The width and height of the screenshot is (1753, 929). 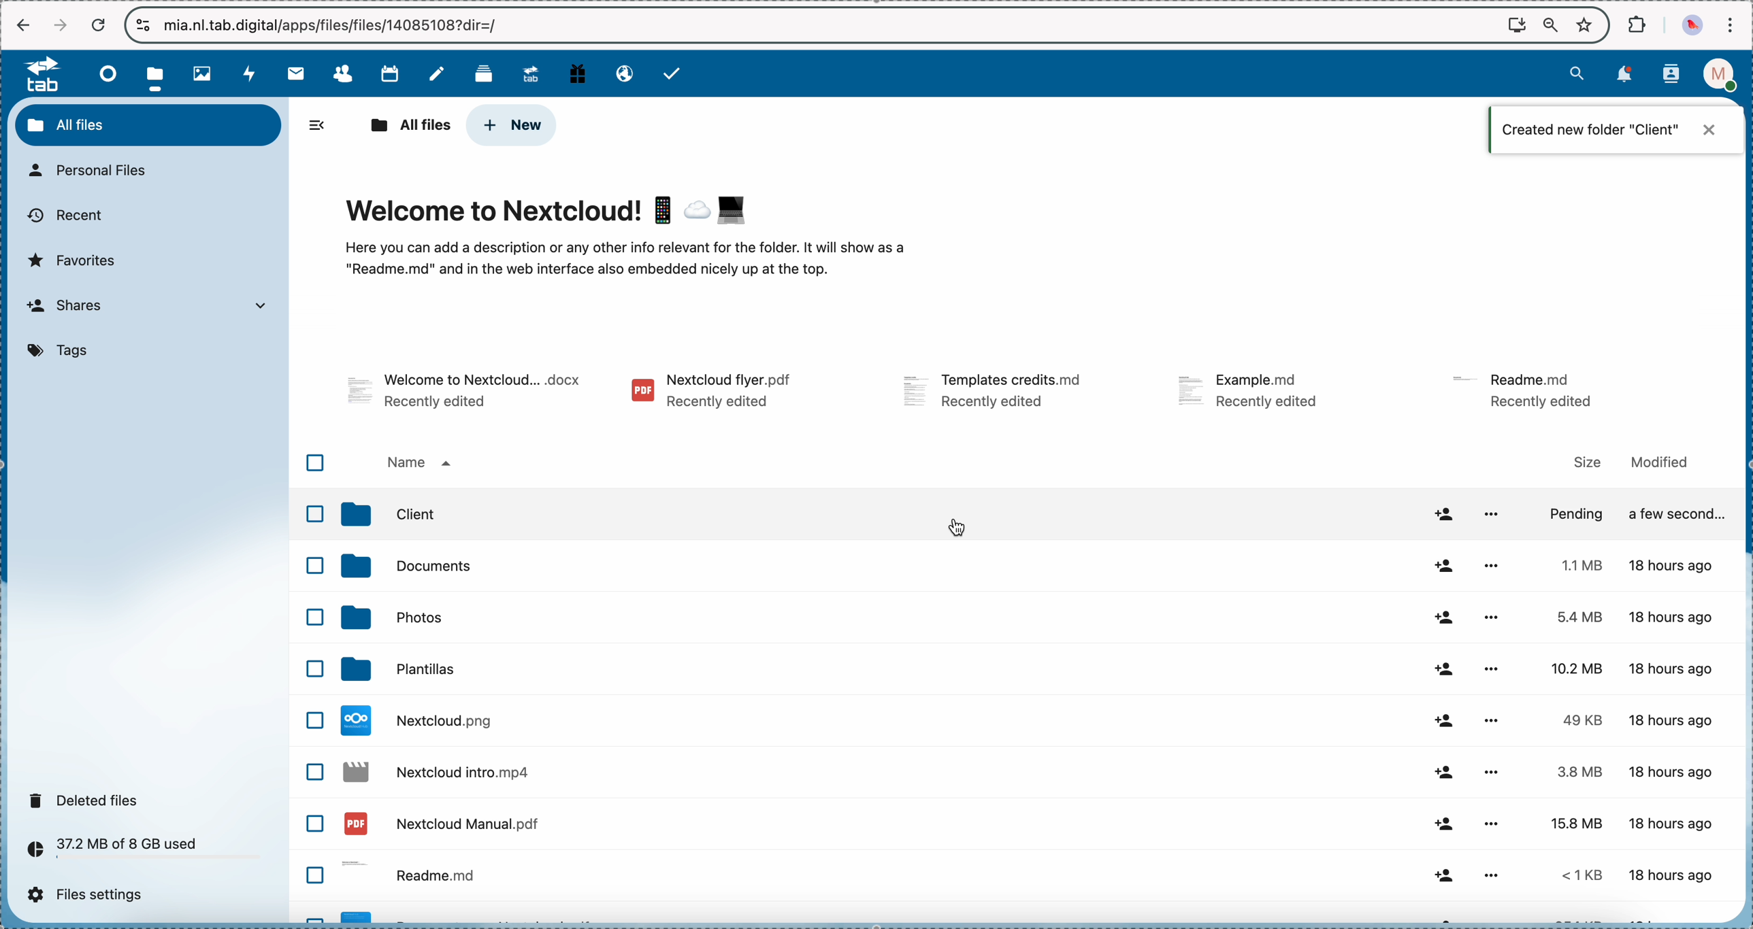 I want to click on file, so click(x=870, y=878).